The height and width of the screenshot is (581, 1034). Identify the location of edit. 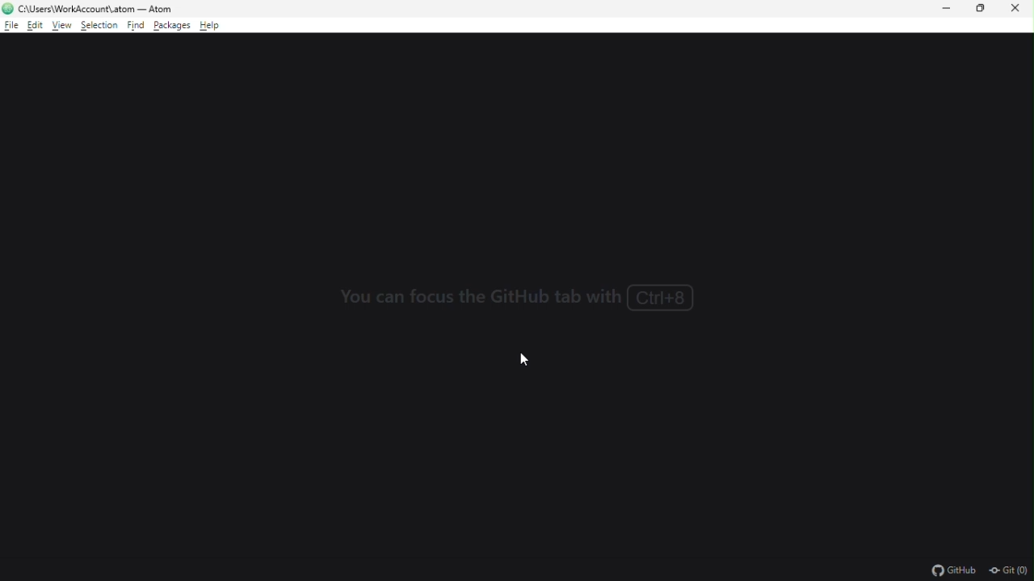
(36, 26).